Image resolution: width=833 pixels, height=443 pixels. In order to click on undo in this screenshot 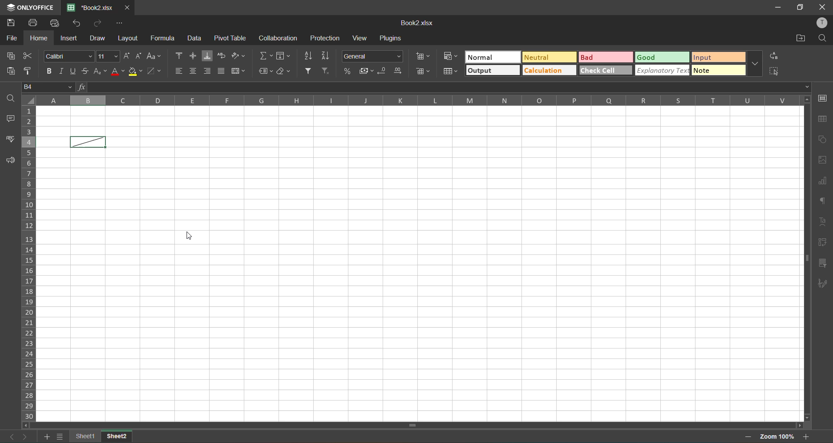, I will do `click(79, 24)`.